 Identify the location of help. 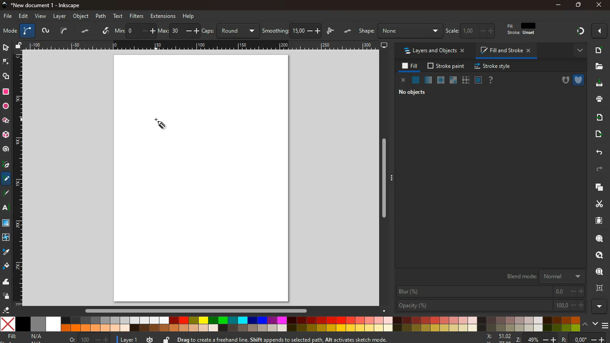
(188, 17).